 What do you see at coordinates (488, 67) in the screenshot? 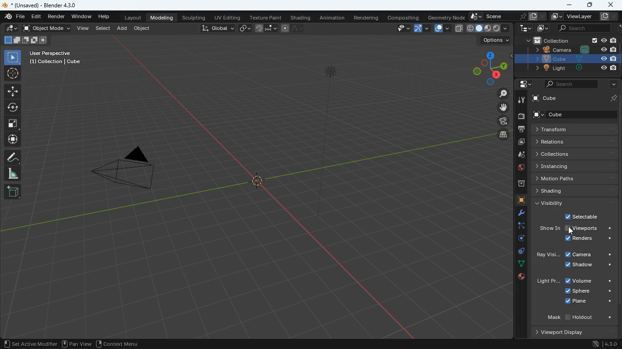
I see `dimensions` at bounding box center [488, 67].